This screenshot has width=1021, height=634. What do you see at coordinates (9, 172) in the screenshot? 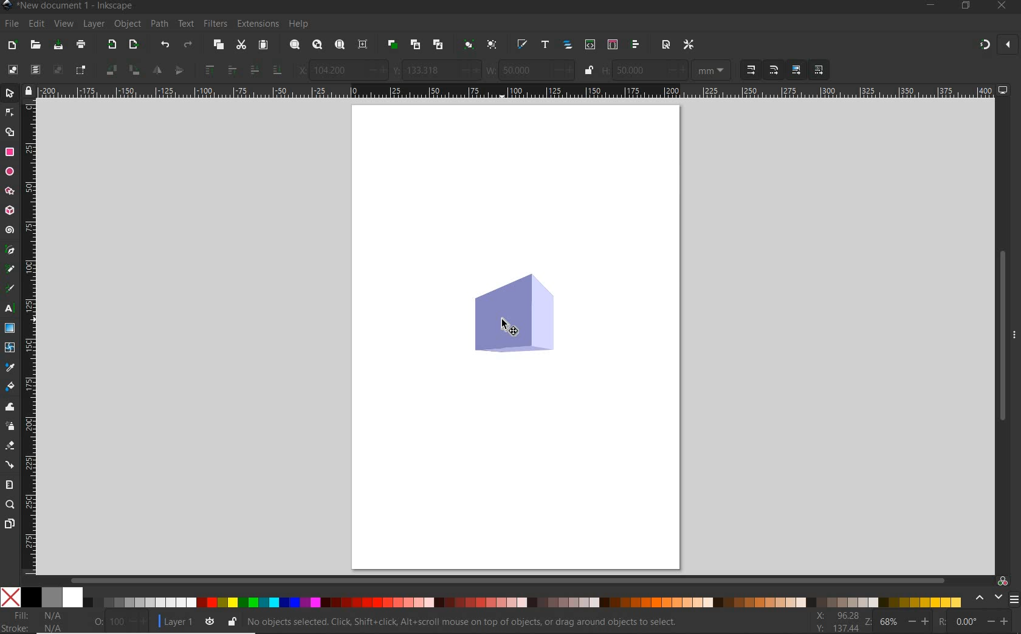
I see `ellipse tool` at bounding box center [9, 172].